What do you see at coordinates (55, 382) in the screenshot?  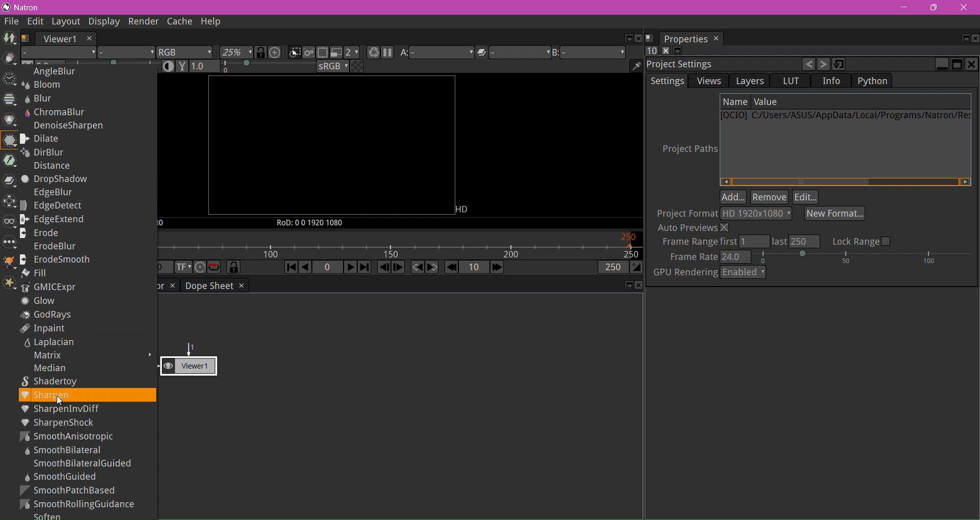 I see `Shadertoy` at bounding box center [55, 382].